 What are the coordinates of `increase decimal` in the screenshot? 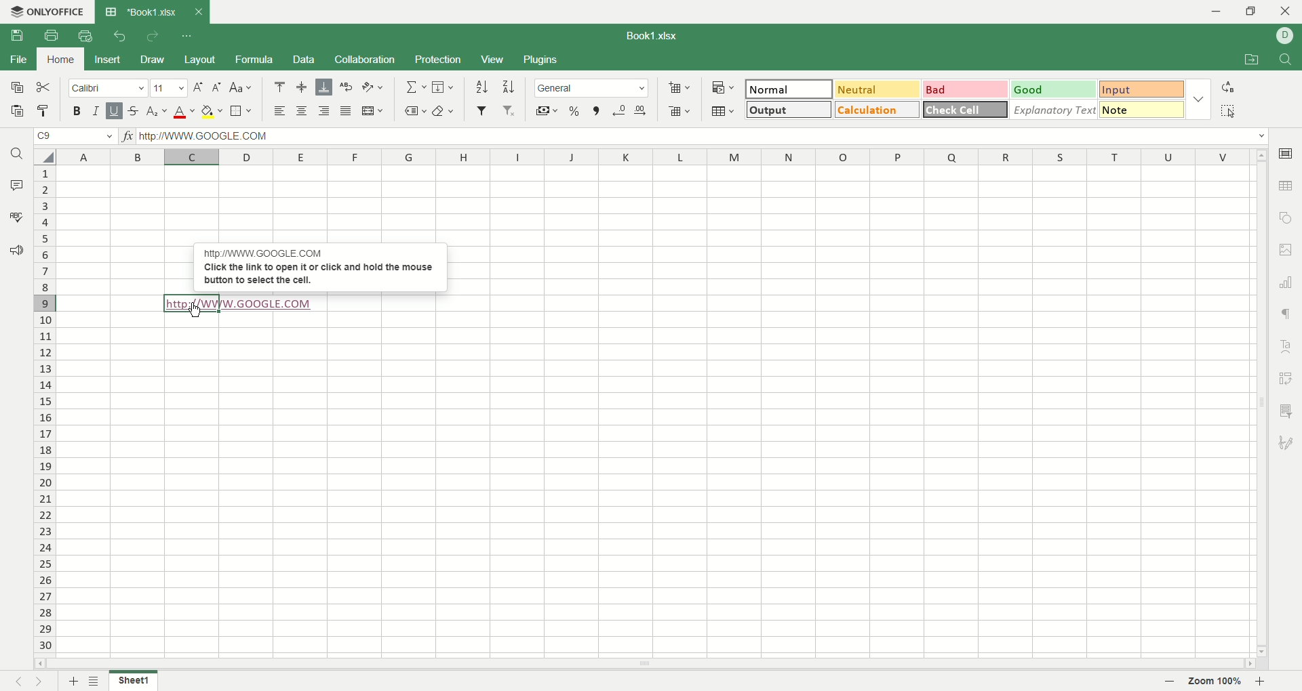 It's located at (638, 111).